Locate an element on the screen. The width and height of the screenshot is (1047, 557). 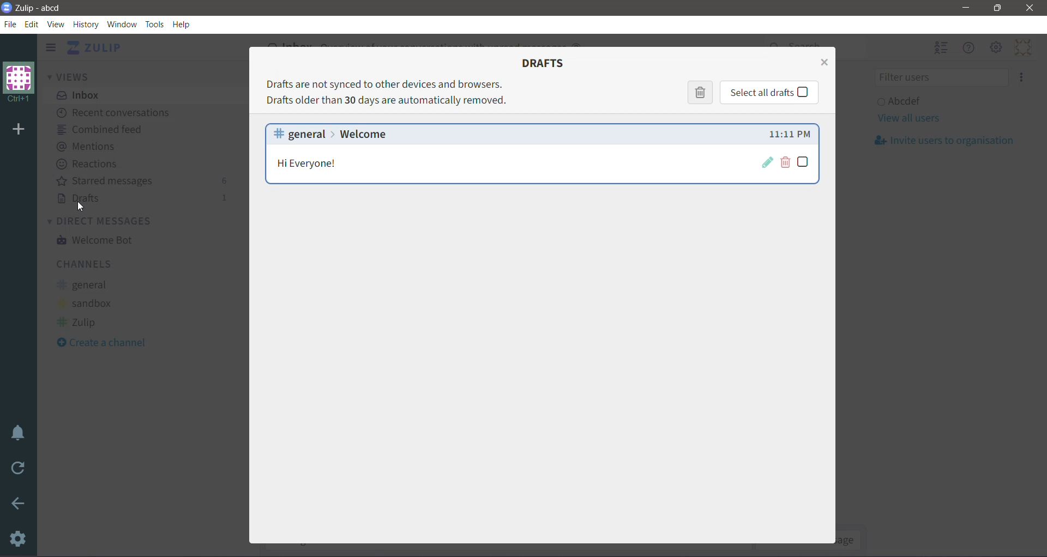
Edit is located at coordinates (32, 24).